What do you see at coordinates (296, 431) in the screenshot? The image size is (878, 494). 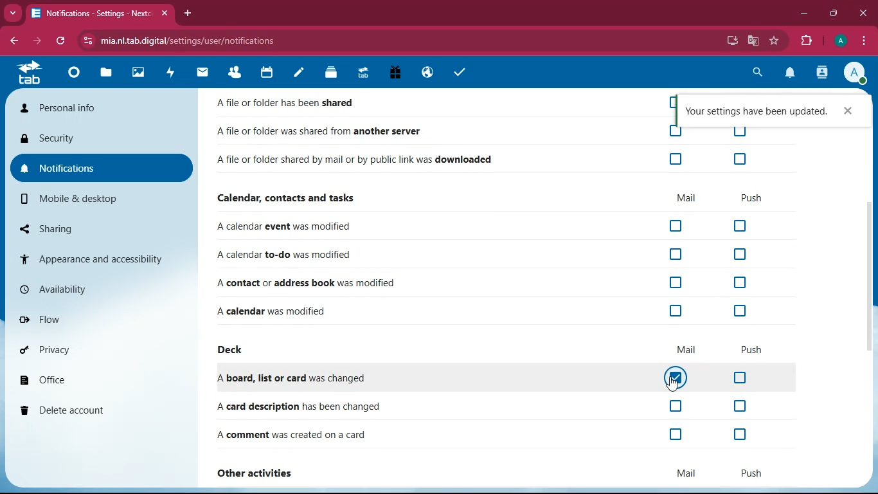 I see `A comment was created on a card` at bounding box center [296, 431].